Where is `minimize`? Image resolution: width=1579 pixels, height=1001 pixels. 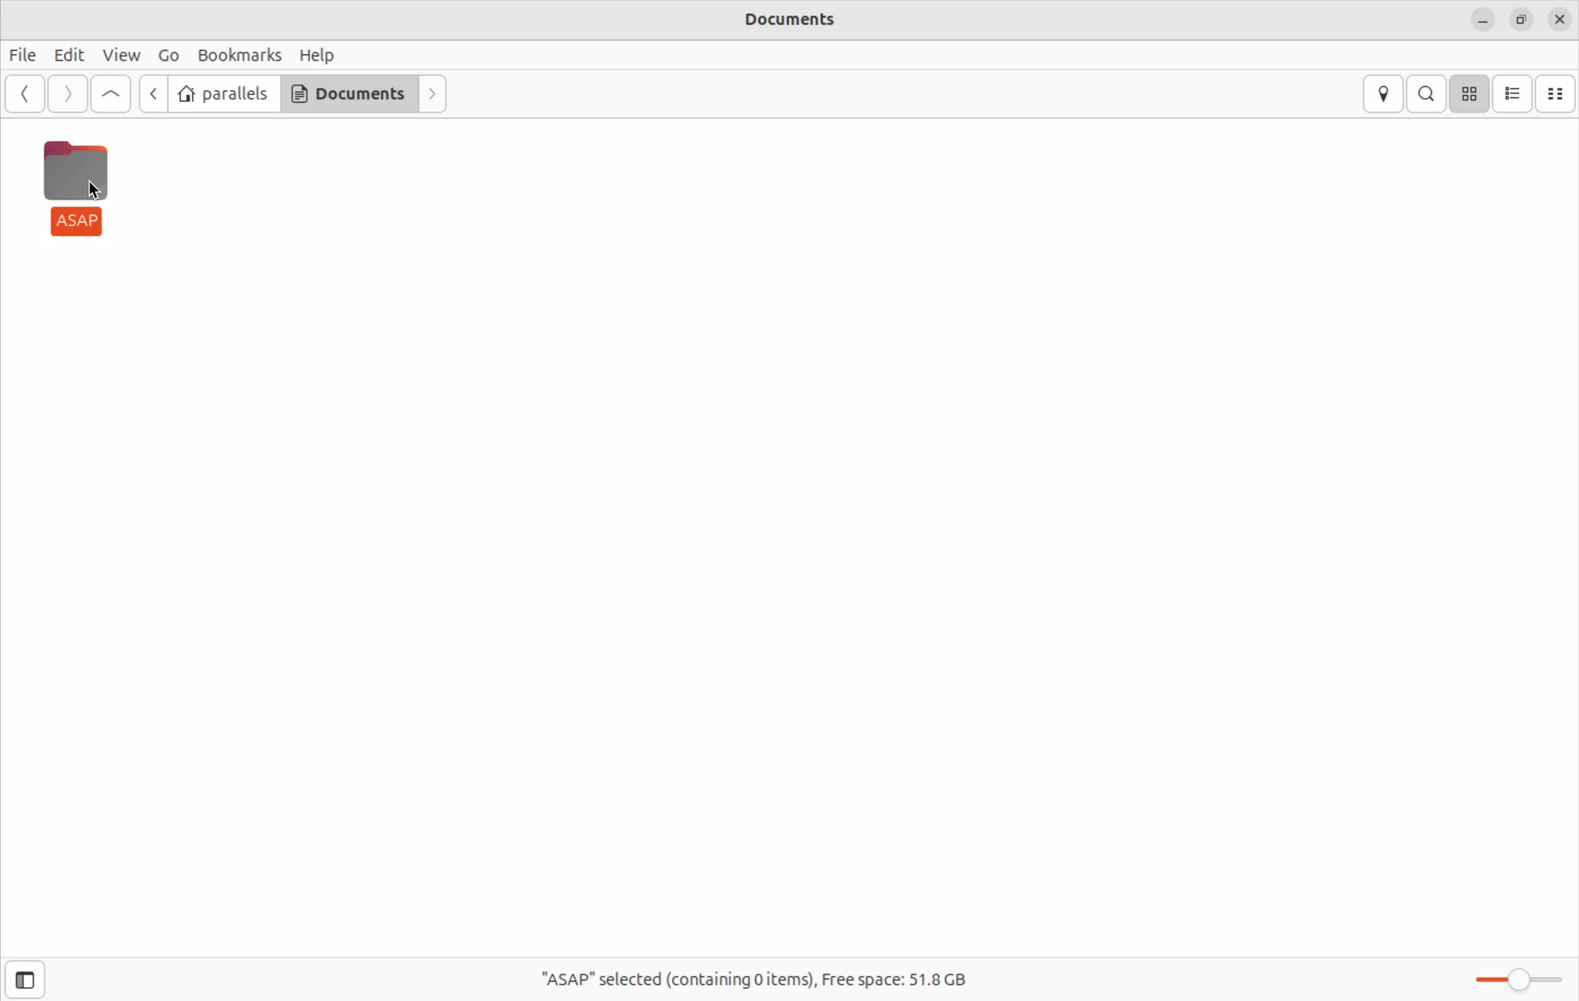 minimize is located at coordinates (1482, 20).